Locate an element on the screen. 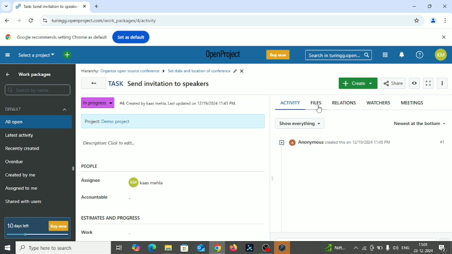 Image resolution: width=452 pixels, height=254 pixels. Share is located at coordinates (393, 83).